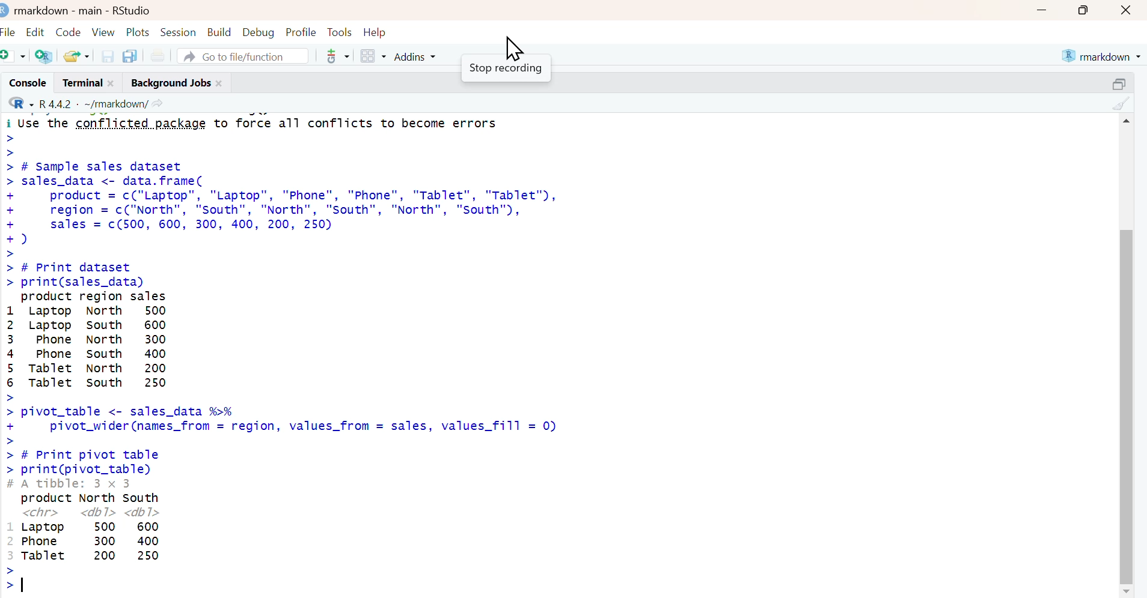 This screenshot has height=598, width=1147. I want to click on markdown - main -, so click(60, 9).